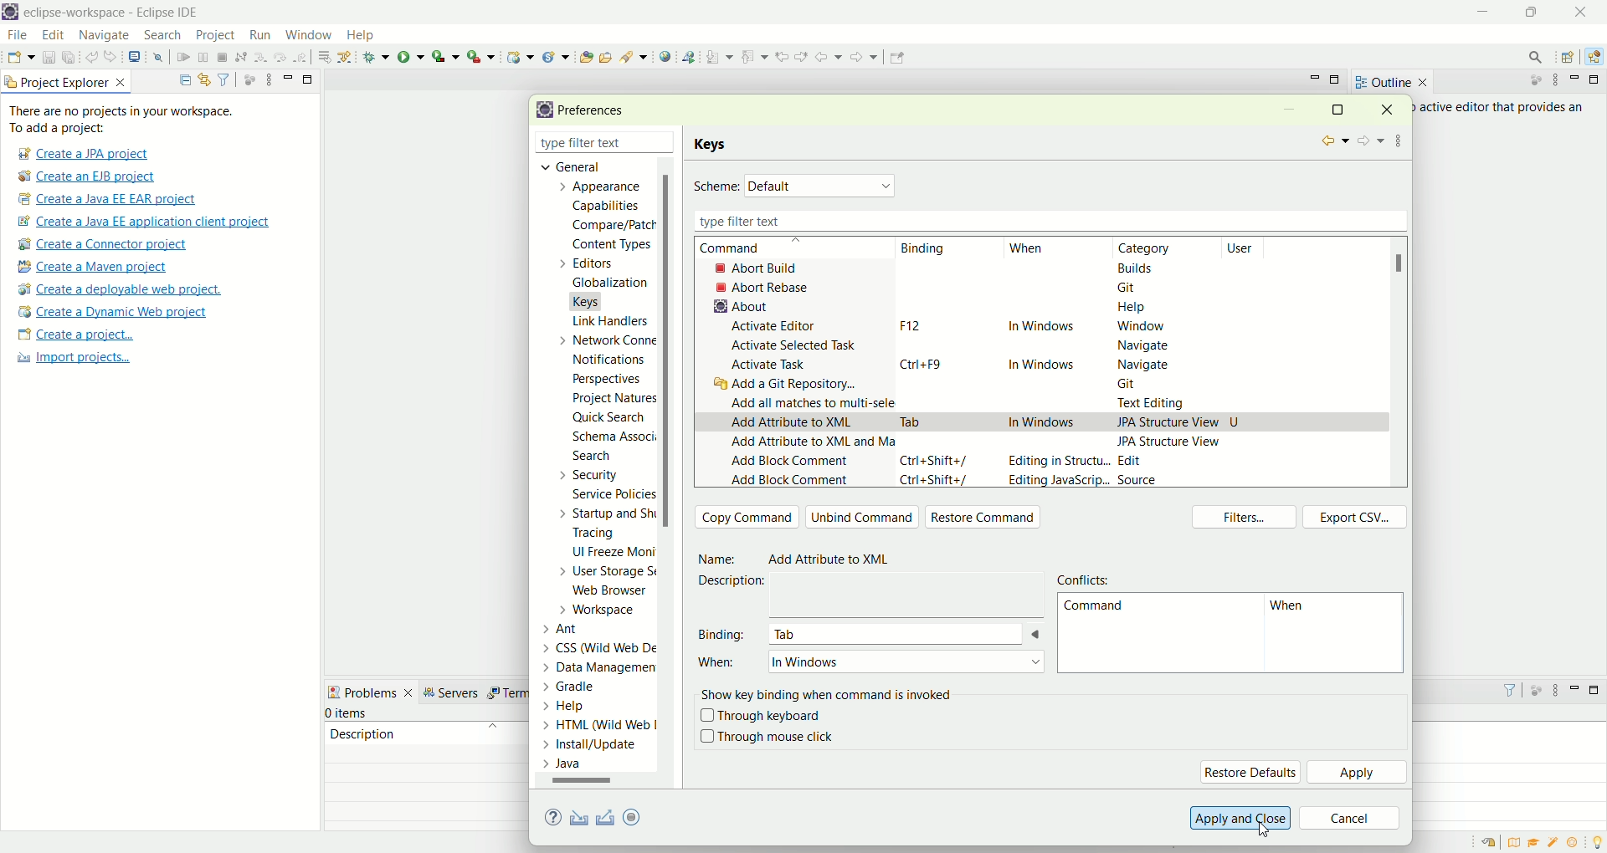  I want to click on maximize, so click(1337, 109).